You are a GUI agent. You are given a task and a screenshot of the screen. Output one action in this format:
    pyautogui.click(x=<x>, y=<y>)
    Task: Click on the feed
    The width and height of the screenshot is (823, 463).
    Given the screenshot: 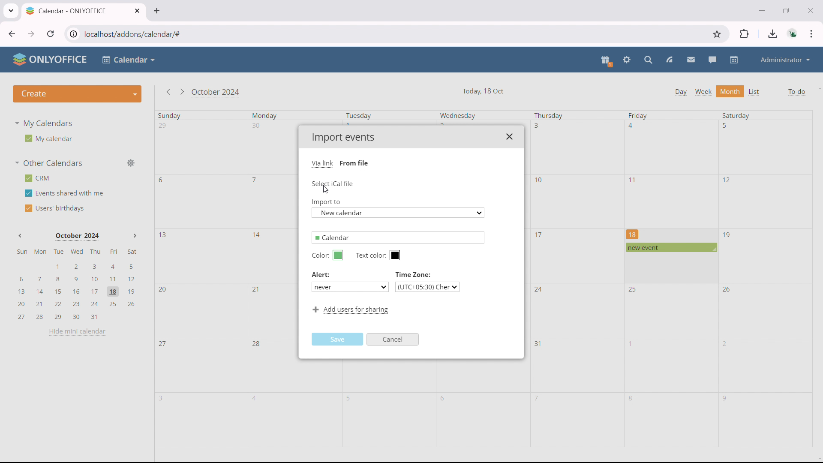 What is the action you would take?
    pyautogui.click(x=669, y=60)
    